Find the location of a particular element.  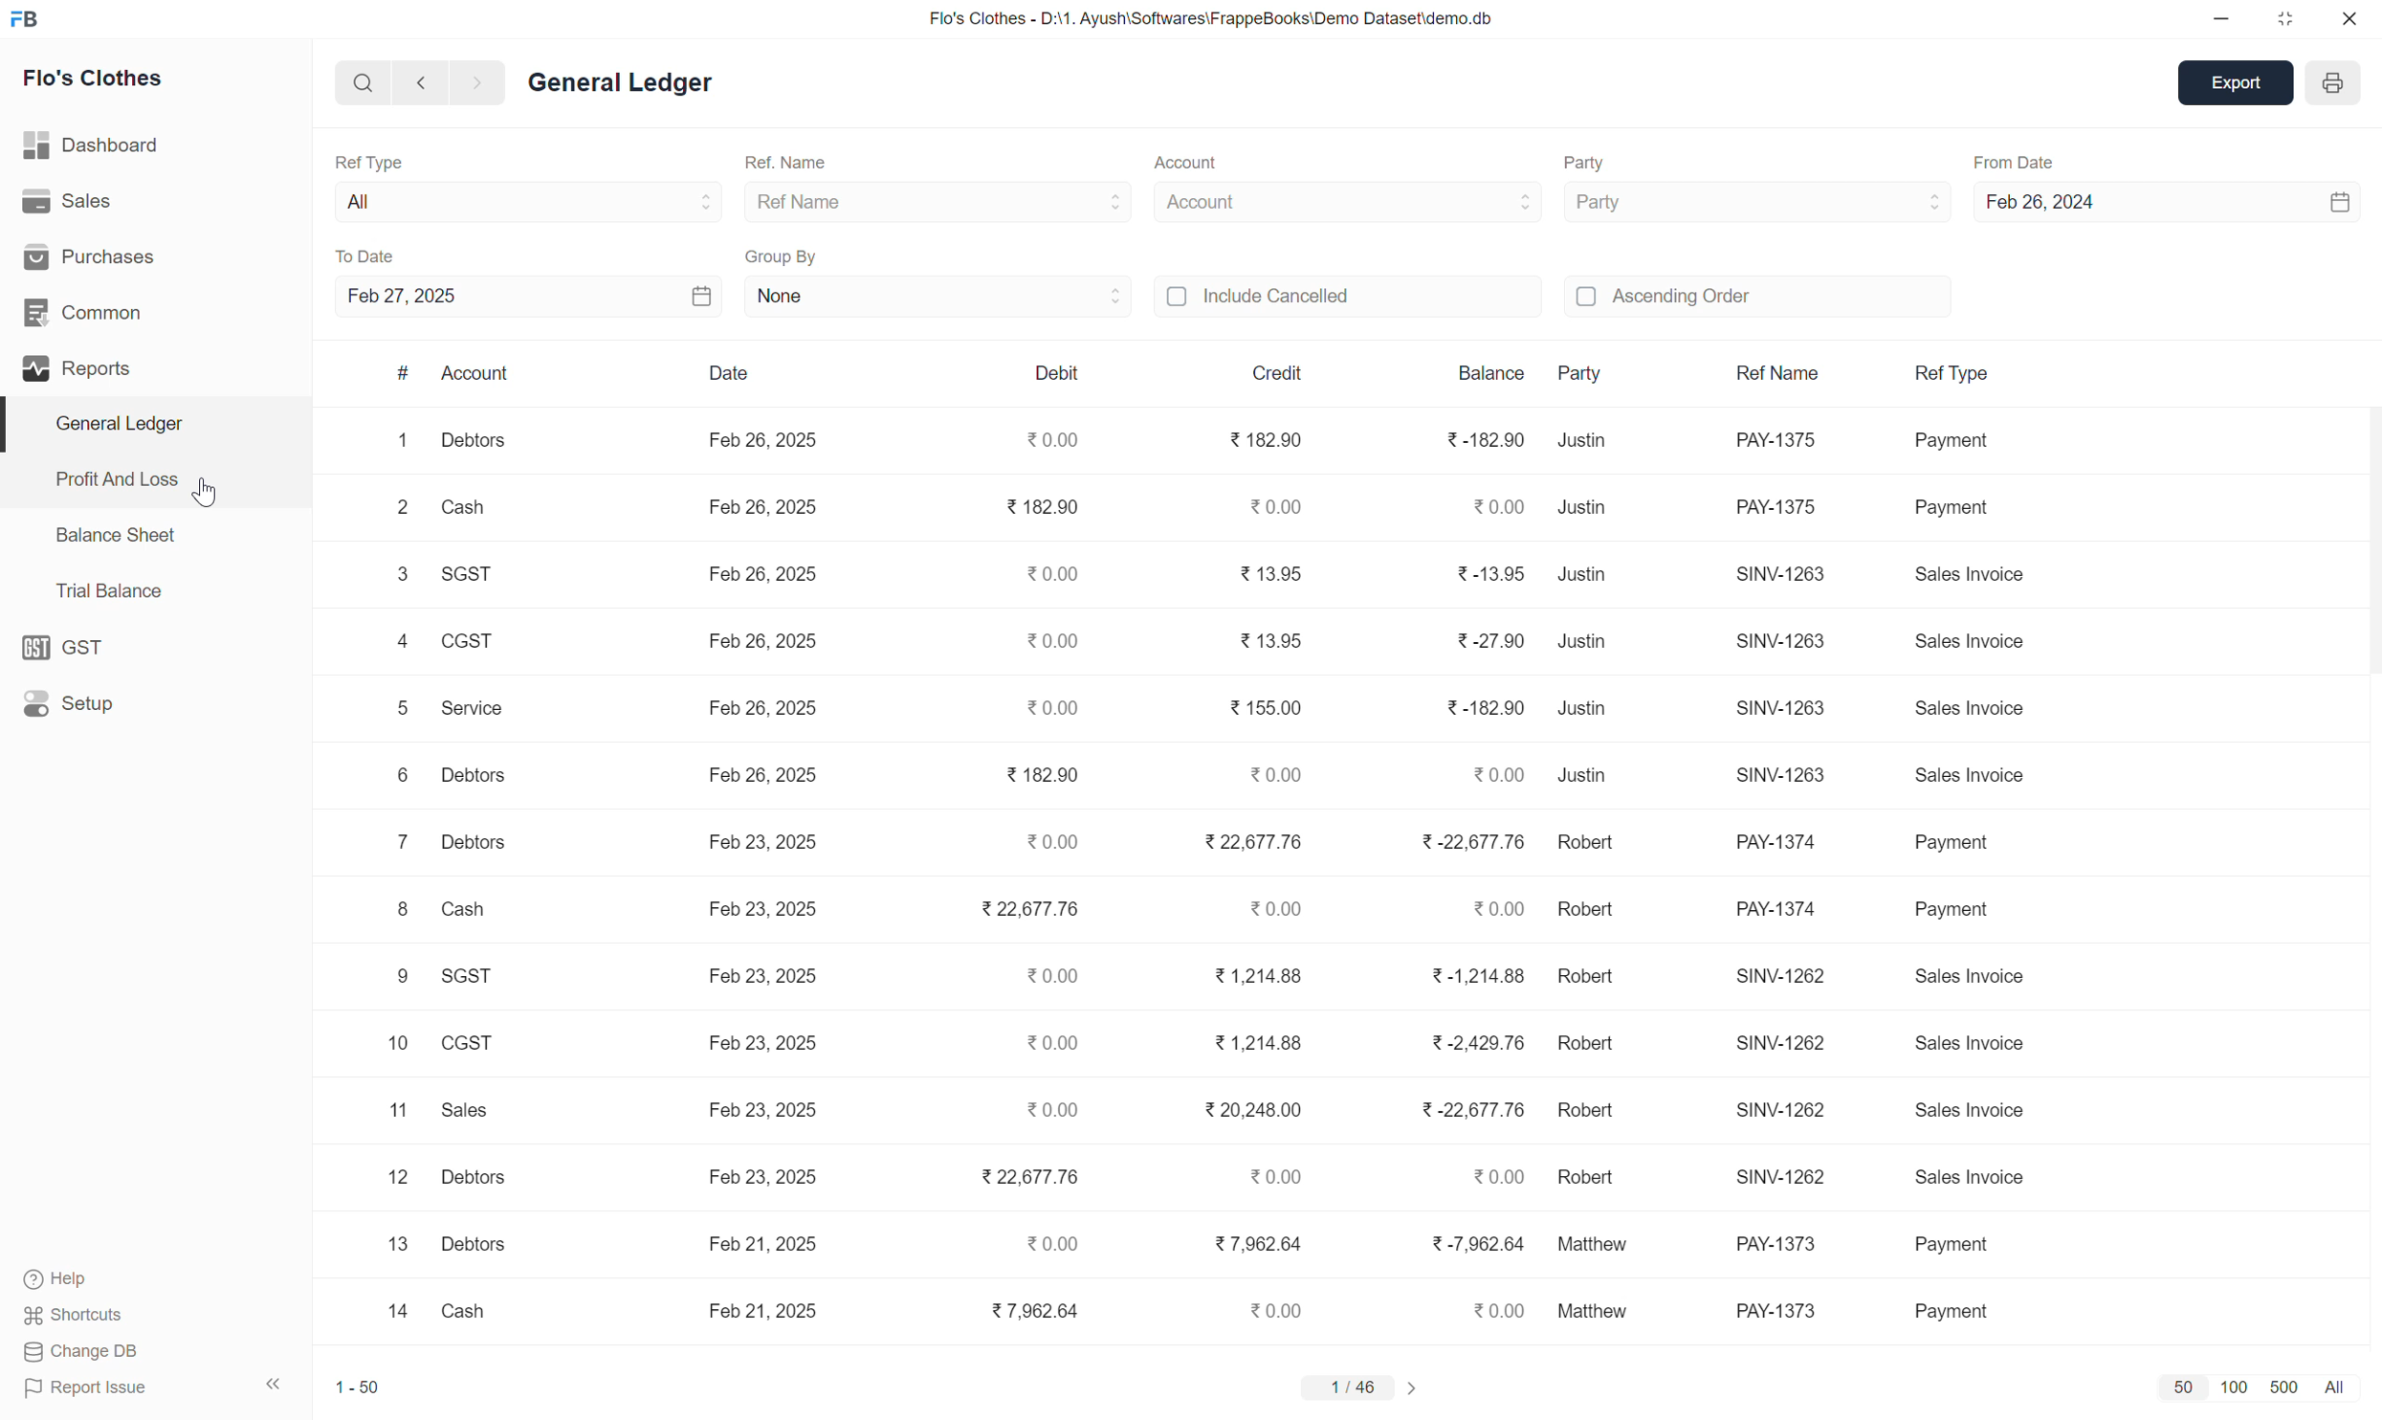

₹-13.95 is located at coordinates (1485, 574).